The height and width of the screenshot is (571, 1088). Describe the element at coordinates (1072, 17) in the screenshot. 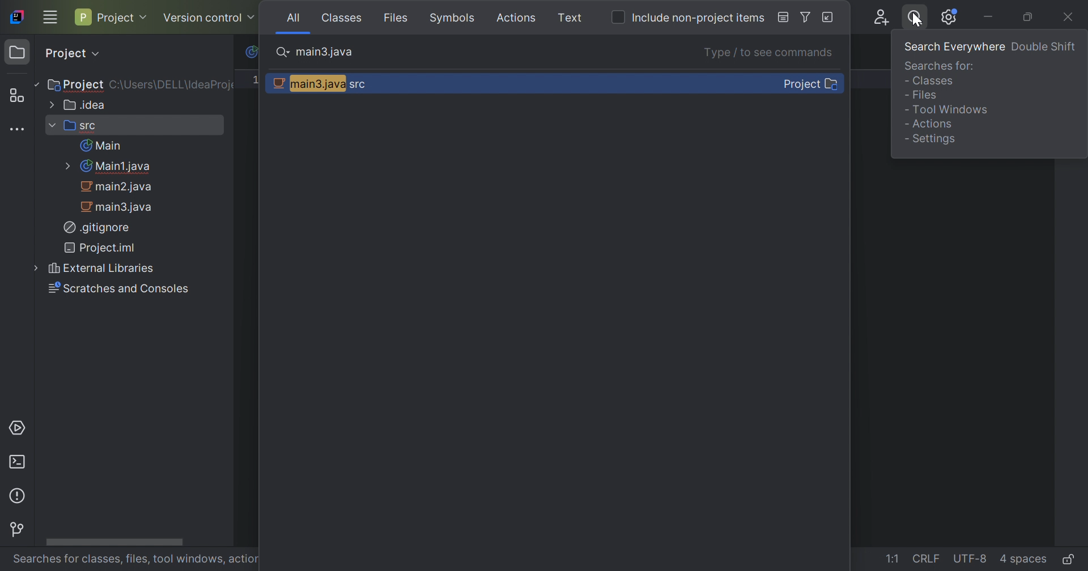

I see `Close` at that location.